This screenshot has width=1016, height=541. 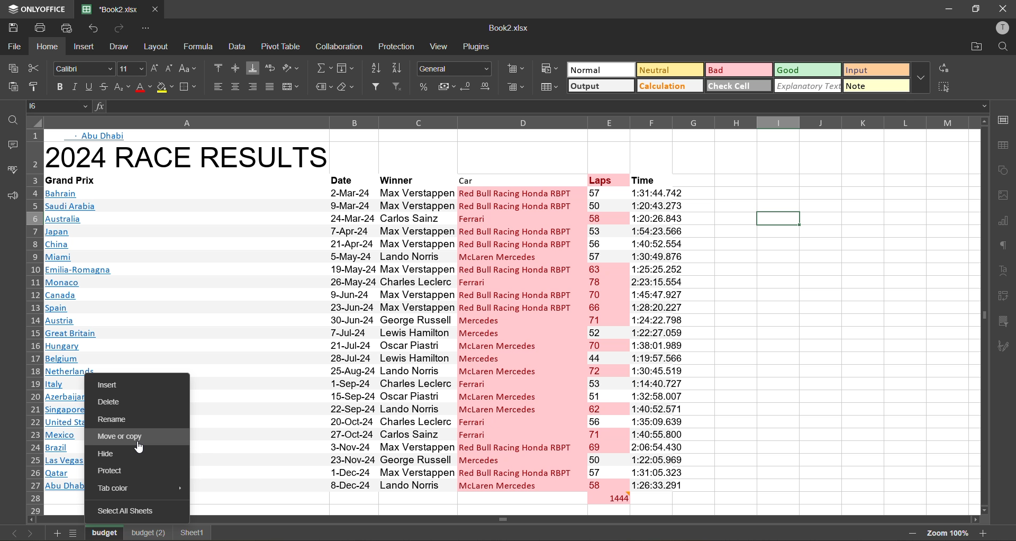 What do you see at coordinates (271, 87) in the screenshot?
I see `justified` at bounding box center [271, 87].